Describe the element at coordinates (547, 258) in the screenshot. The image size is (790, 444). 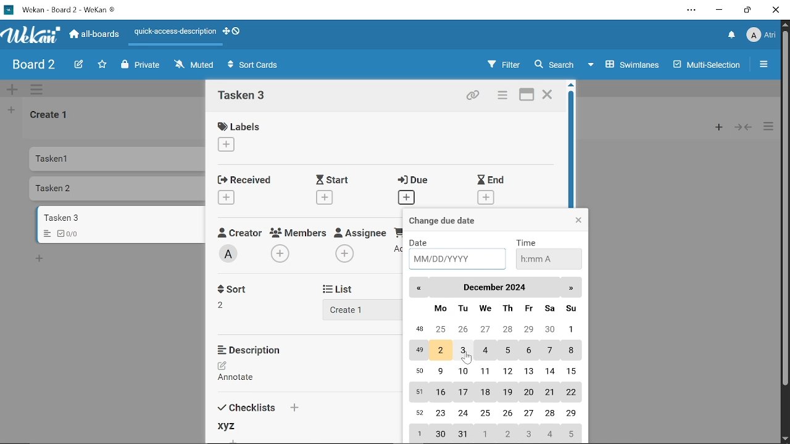
I see `Add time` at that location.